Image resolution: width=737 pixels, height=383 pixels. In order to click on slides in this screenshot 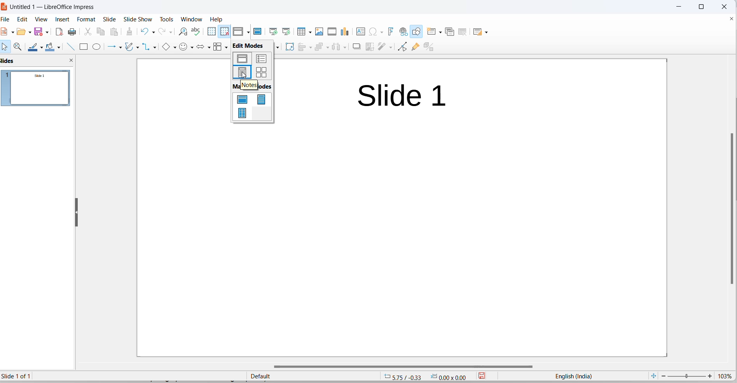, I will do `click(38, 90)`.